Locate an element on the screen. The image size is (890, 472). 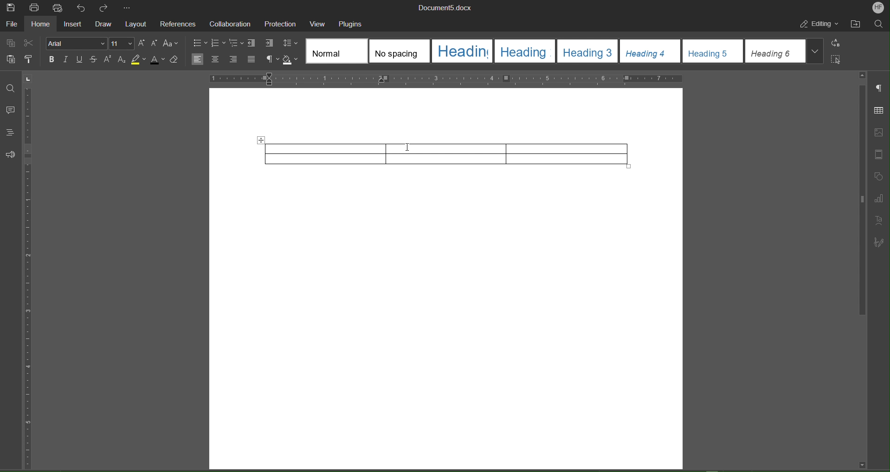
Redo is located at coordinates (107, 8).